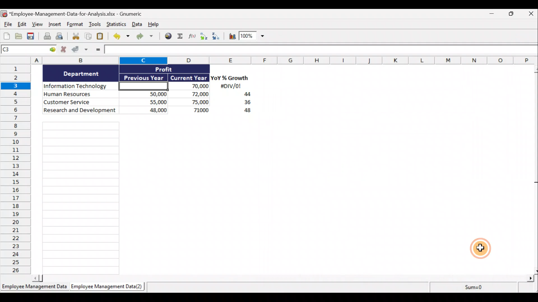 Image resolution: width=538 pixels, height=302 pixels. Describe the element at coordinates (31, 36) in the screenshot. I see `Save current workbook` at that location.